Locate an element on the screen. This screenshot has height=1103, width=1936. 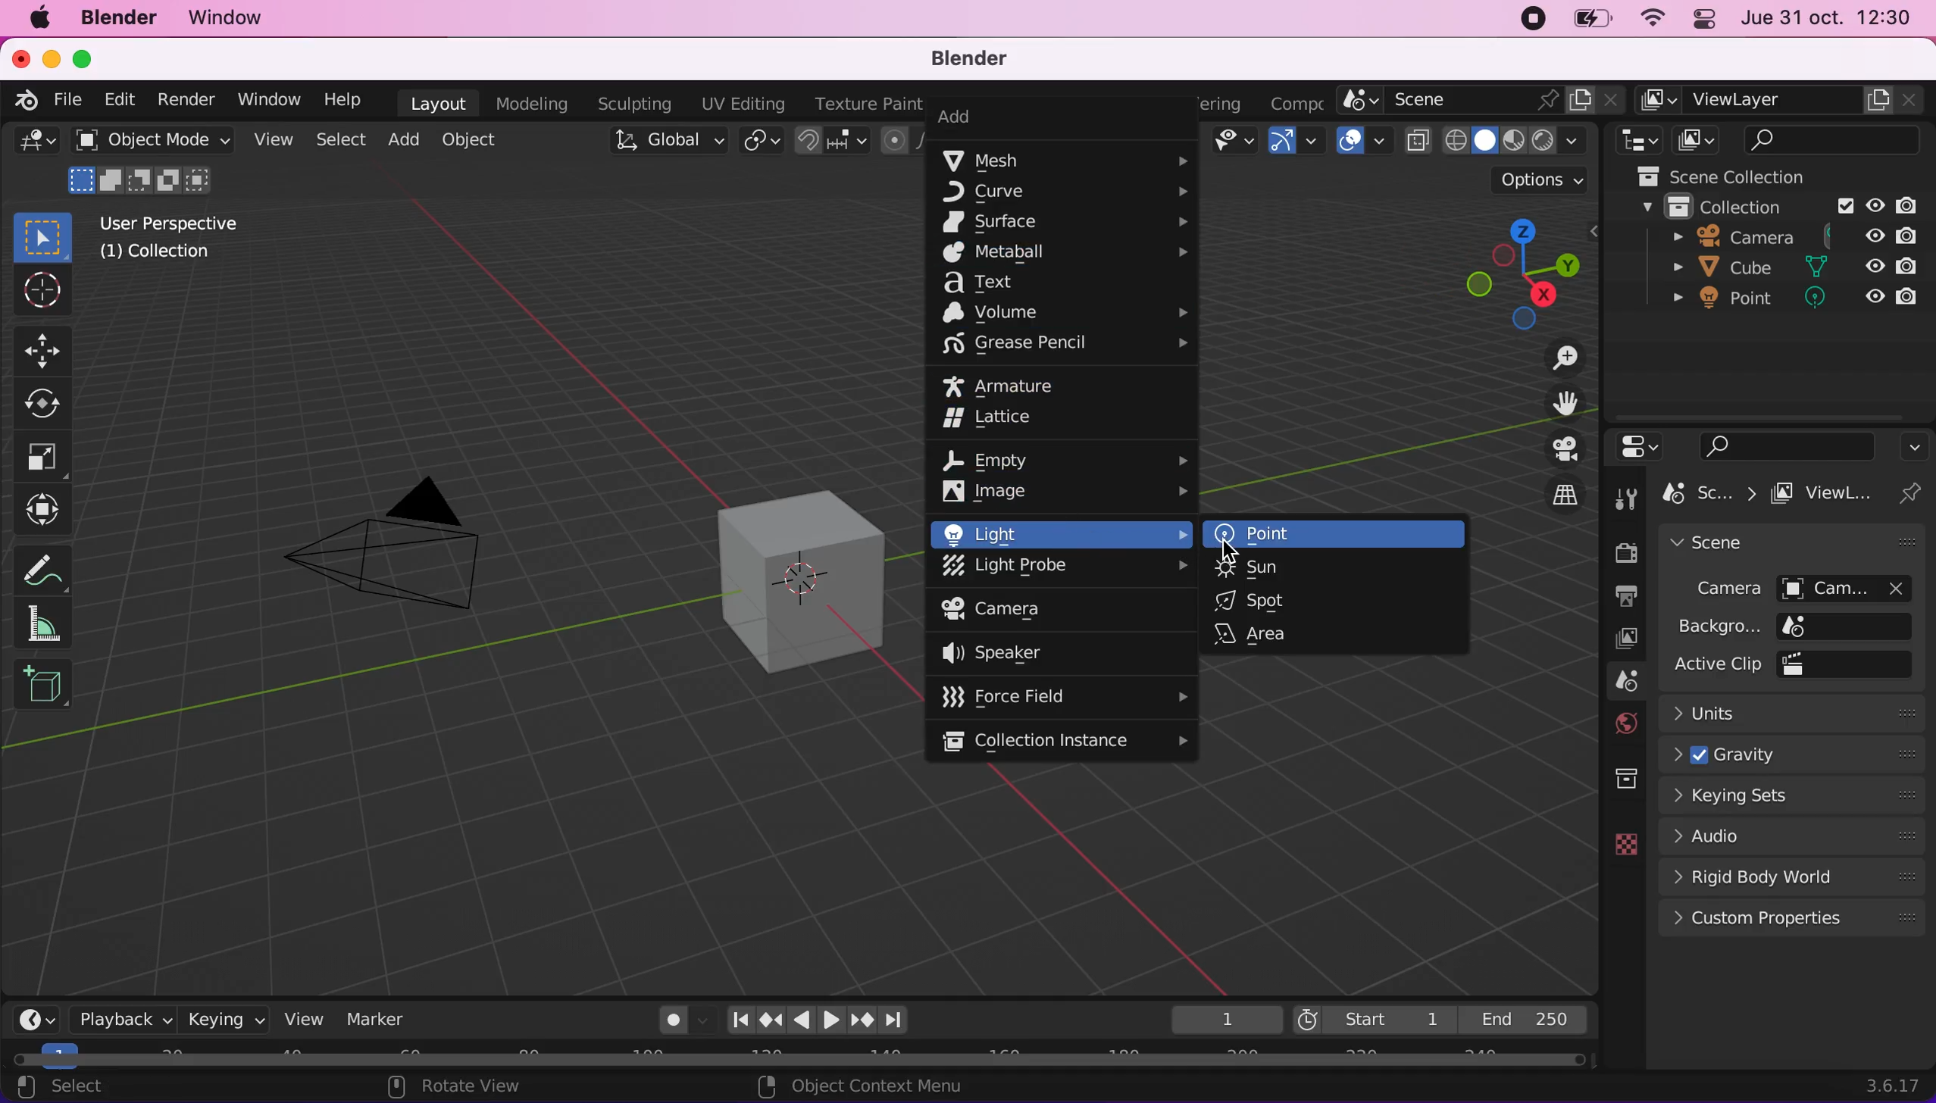
tool is located at coordinates (1625, 499).